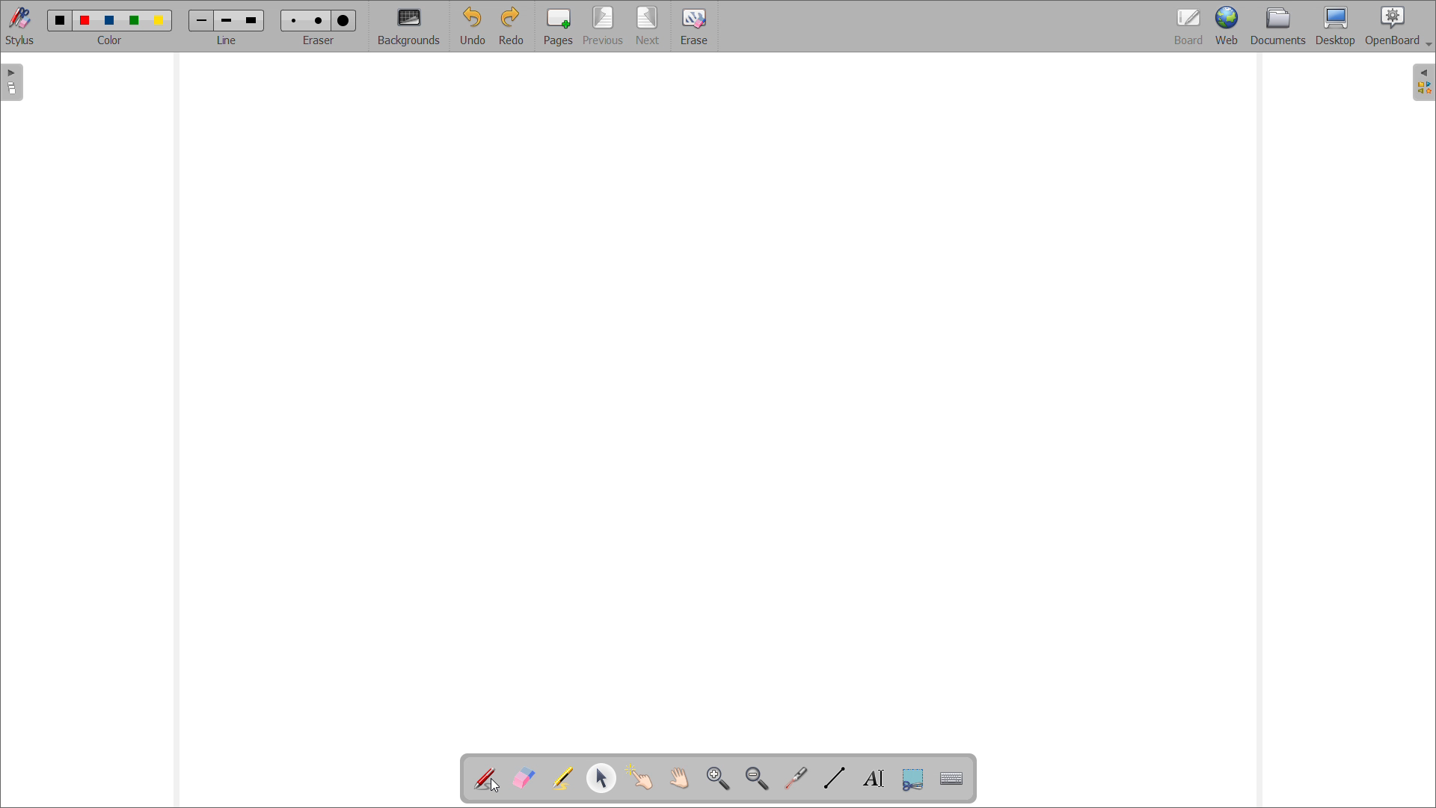 This screenshot has height=808, width=1436. What do you see at coordinates (559, 26) in the screenshot?
I see `add pages` at bounding box center [559, 26].